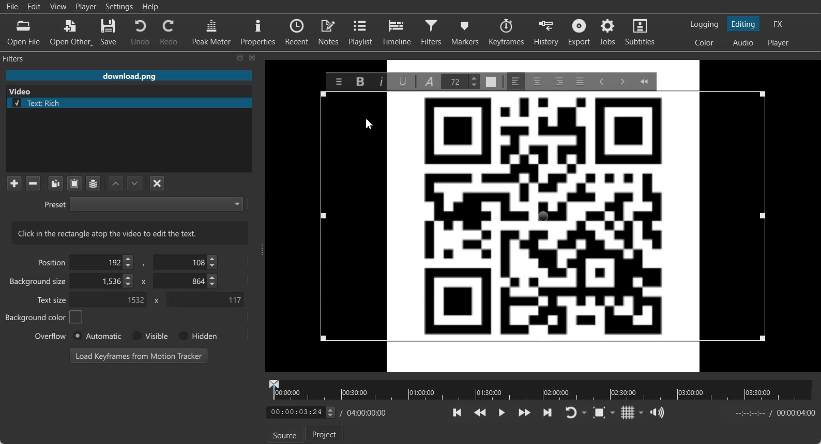  I want to click on x, so click(155, 300).